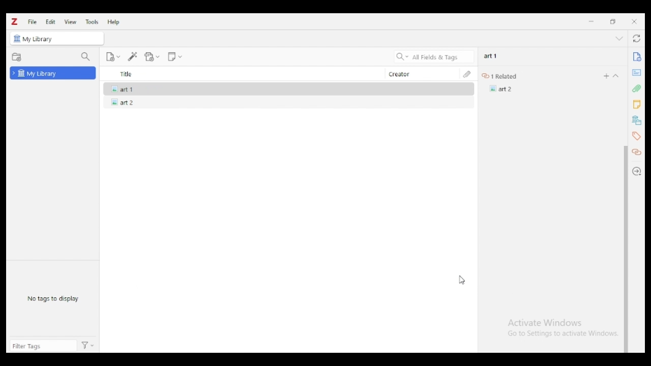 The image size is (651, 366). Describe the element at coordinates (53, 73) in the screenshot. I see `my library` at that location.